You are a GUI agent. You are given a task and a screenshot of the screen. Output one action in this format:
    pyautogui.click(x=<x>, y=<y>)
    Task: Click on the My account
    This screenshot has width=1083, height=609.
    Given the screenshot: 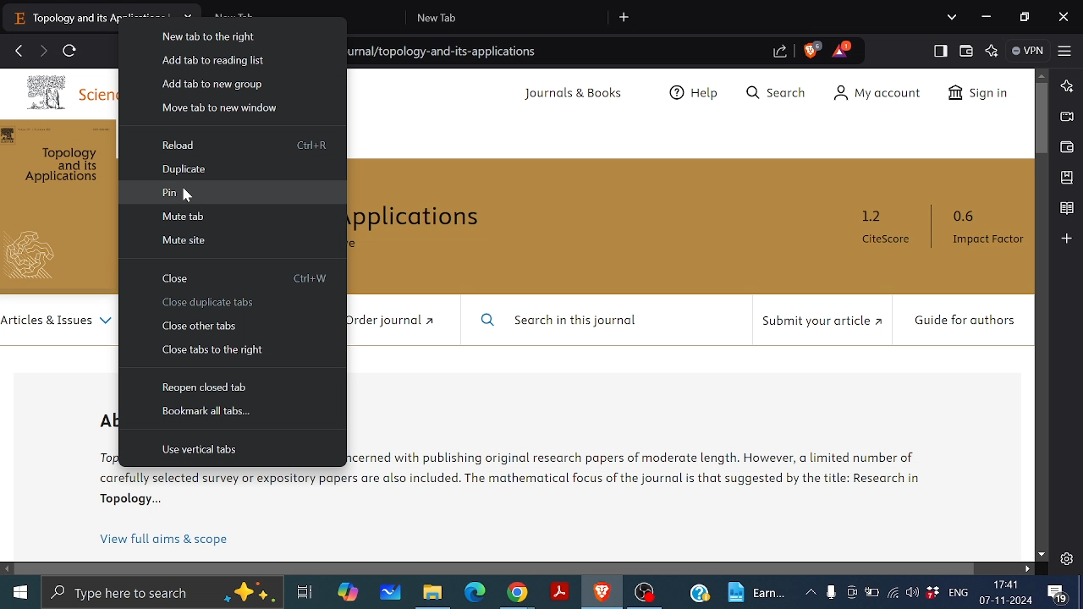 What is the action you would take?
    pyautogui.click(x=883, y=93)
    